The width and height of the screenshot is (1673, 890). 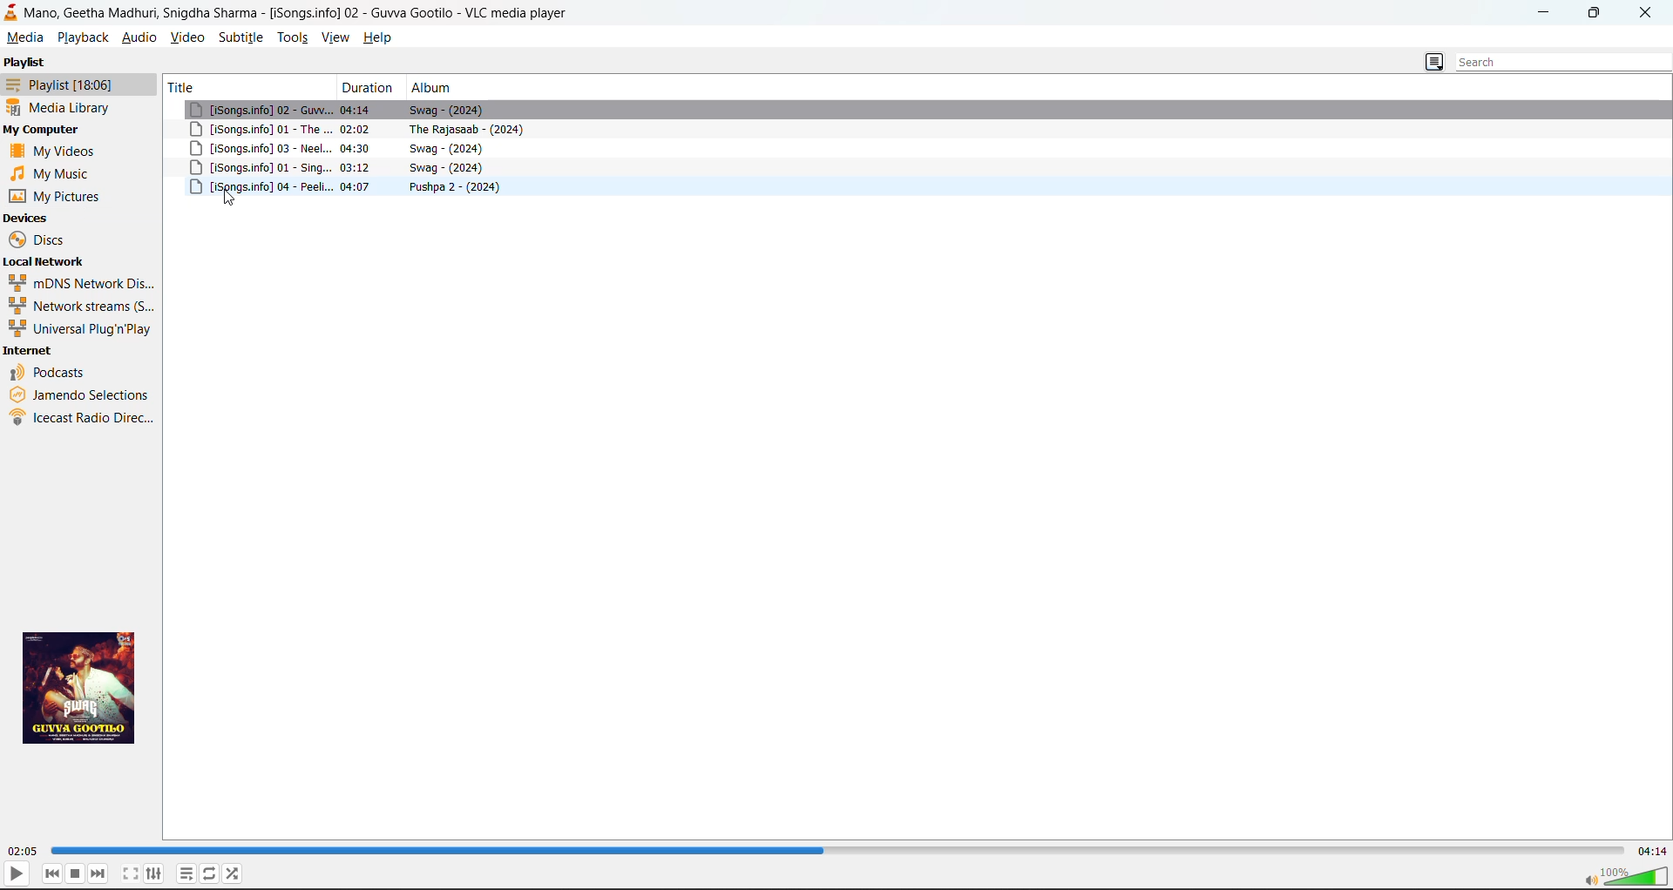 What do you see at coordinates (234, 873) in the screenshot?
I see `random` at bounding box center [234, 873].